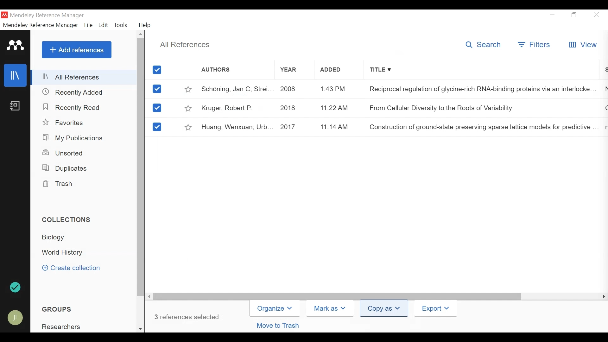  I want to click on All References, so click(84, 78).